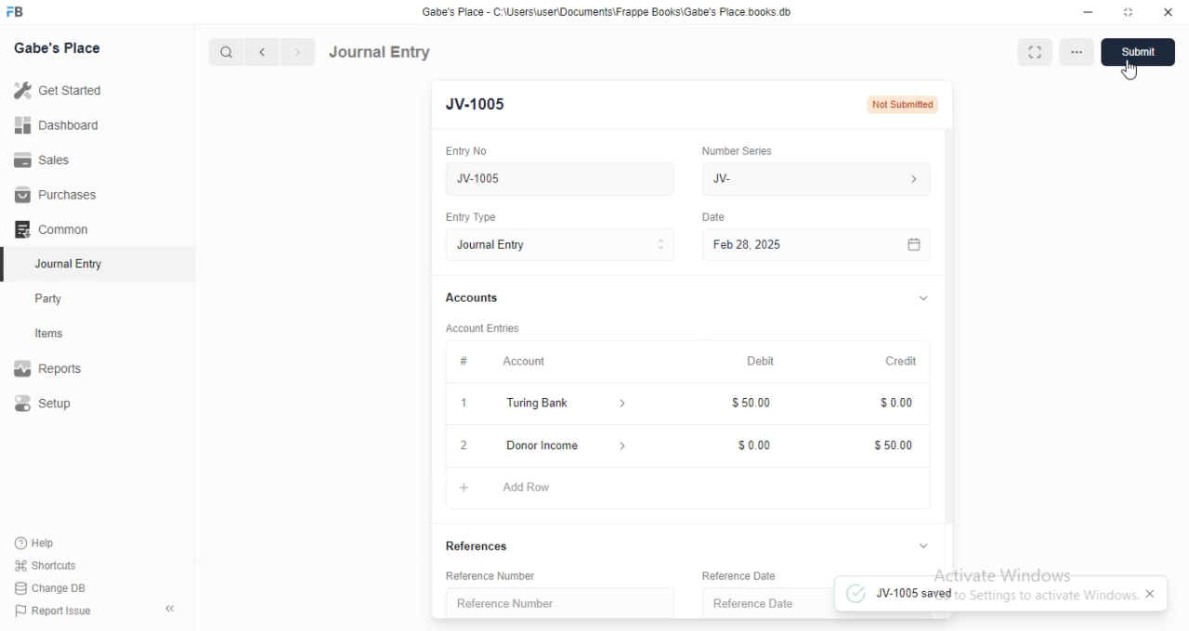 The width and height of the screenshot is (1189, 631). What do you see at coordinates (295, 53) in the screenshot?
I see `next` at bounding box center [295, 53].